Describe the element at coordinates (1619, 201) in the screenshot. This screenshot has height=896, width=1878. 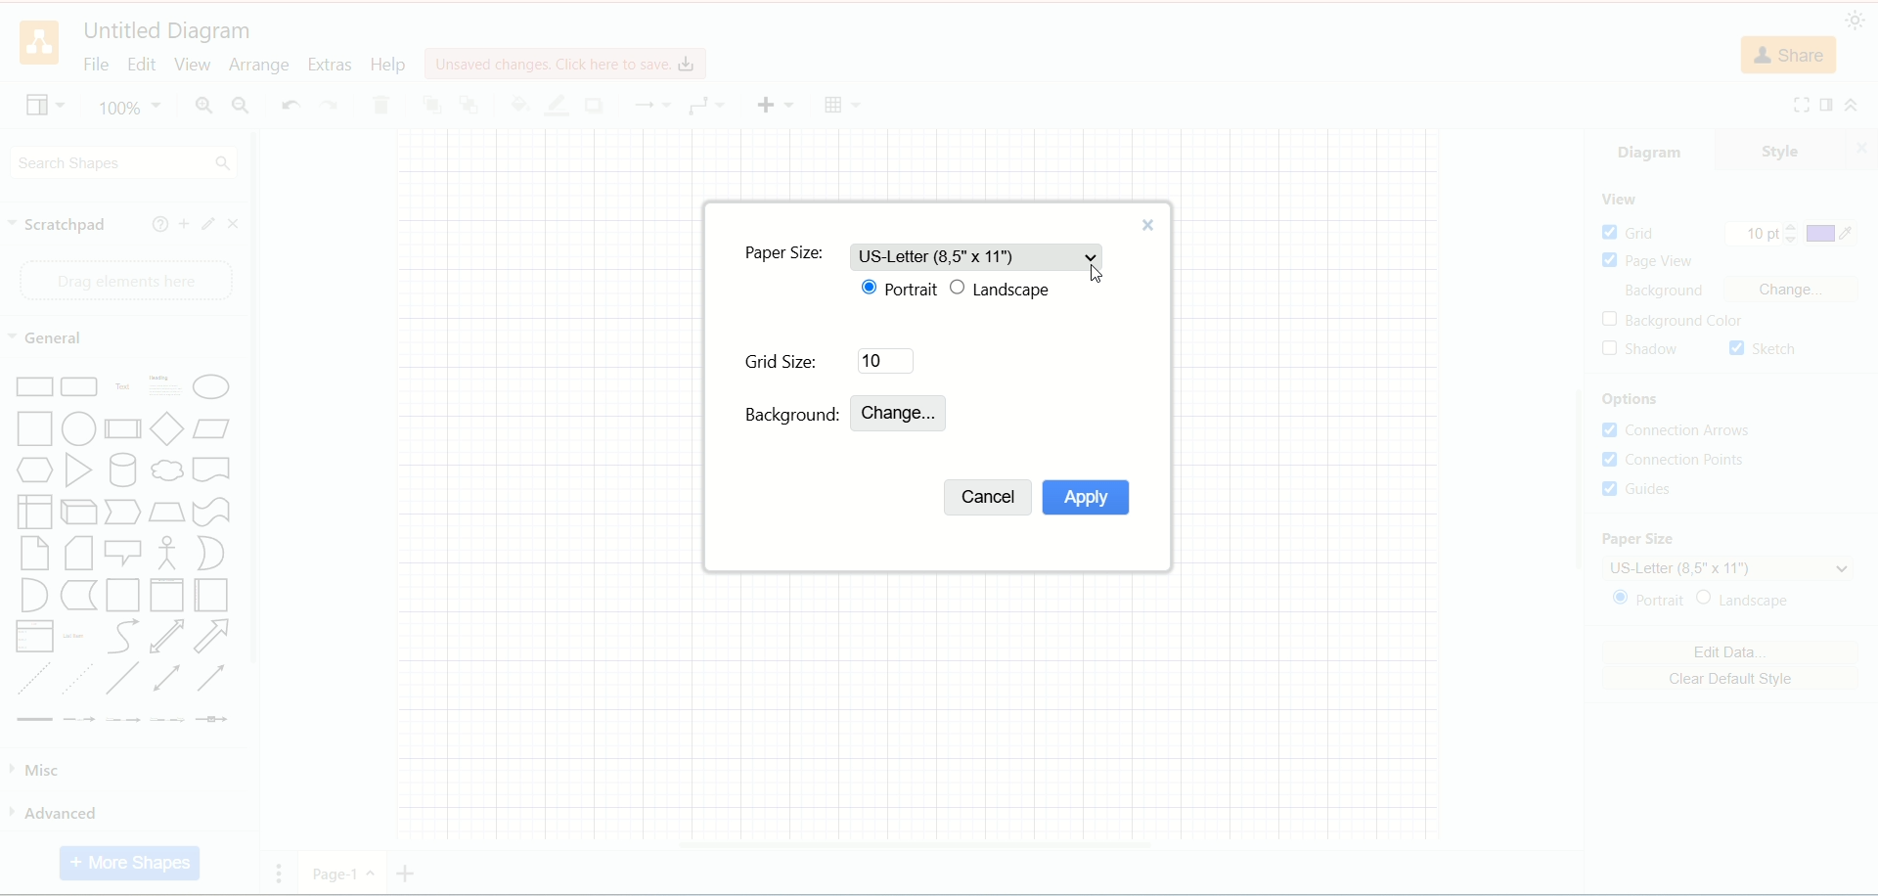
I see `view` at that location.